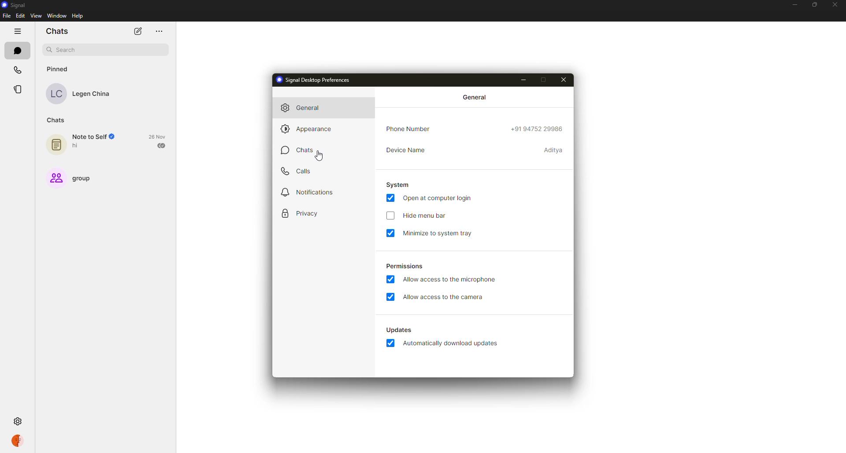 This screenshot has width=846, height=453. What do you see at coordinates (104, 49) in the screenshot?
I see `search` at bounding box center [104, 49].